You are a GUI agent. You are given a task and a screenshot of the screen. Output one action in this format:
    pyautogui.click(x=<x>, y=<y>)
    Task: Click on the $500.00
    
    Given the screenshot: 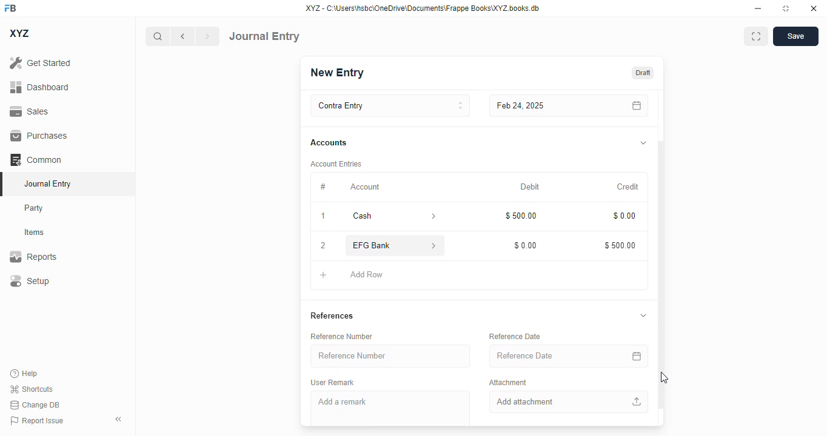 What is the action you would take?
    pyautogui.click(x=619, y=244)
    